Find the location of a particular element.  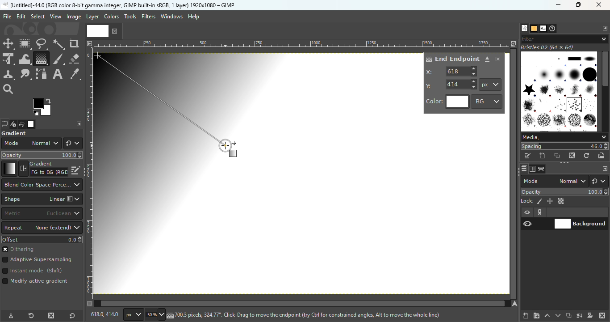

Colors is located at coordinates (111, 16).